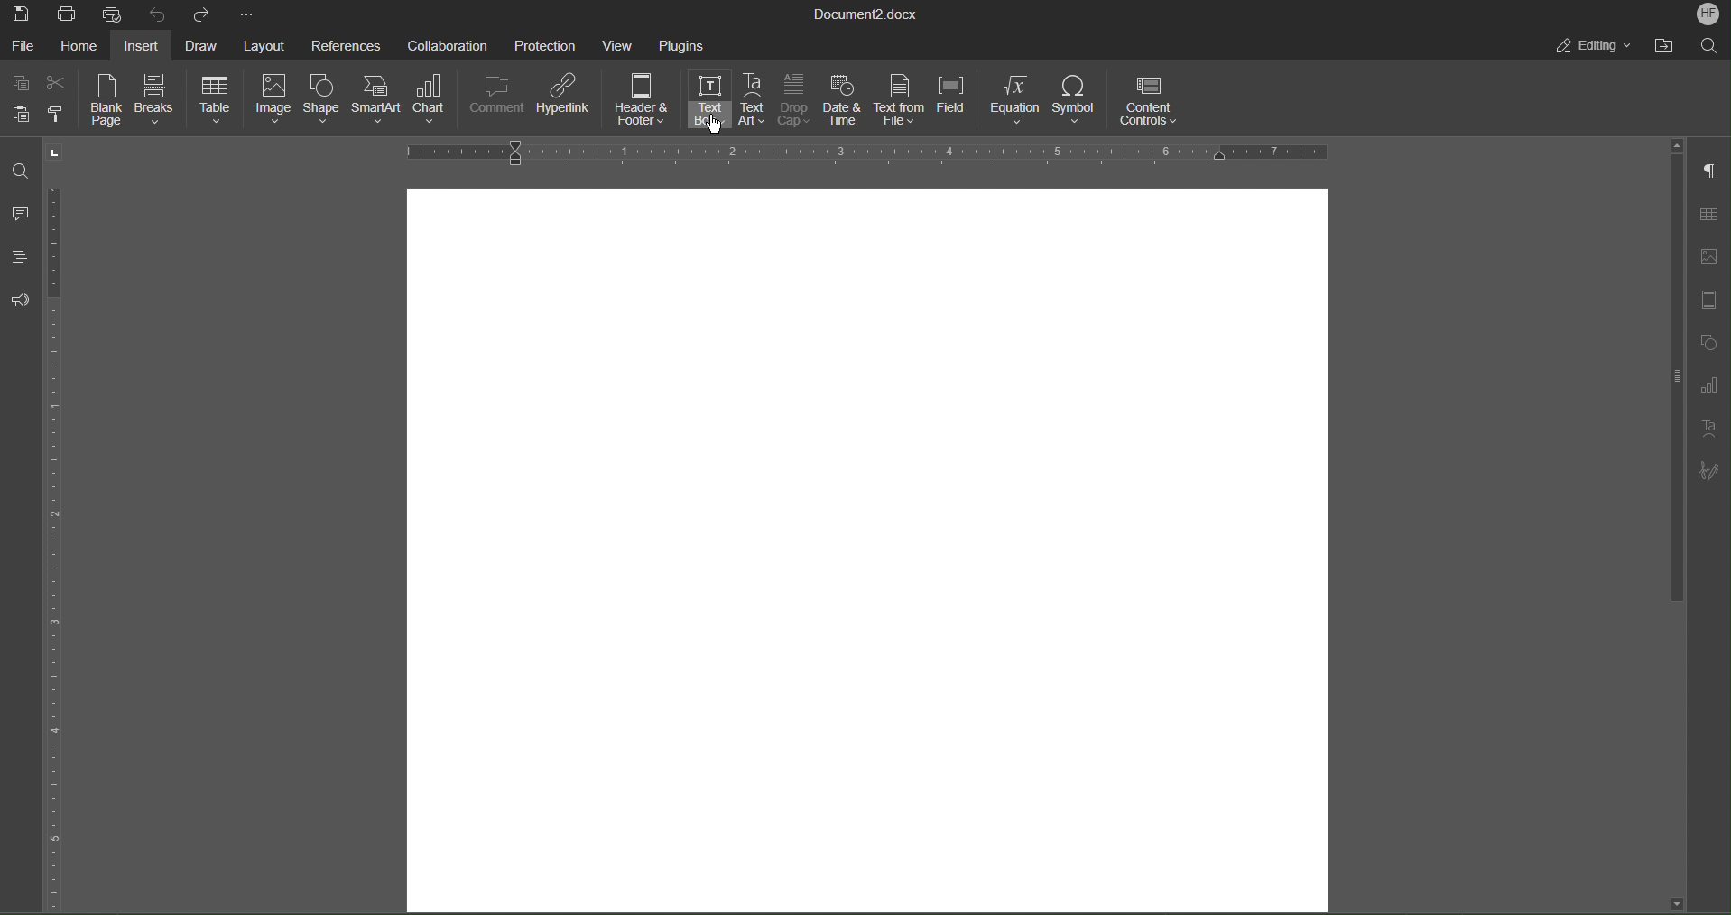  What do you see at coordinates (1667, 45) in the screenshot?
I see `Open File Location` at bounding box center [1667, 45].